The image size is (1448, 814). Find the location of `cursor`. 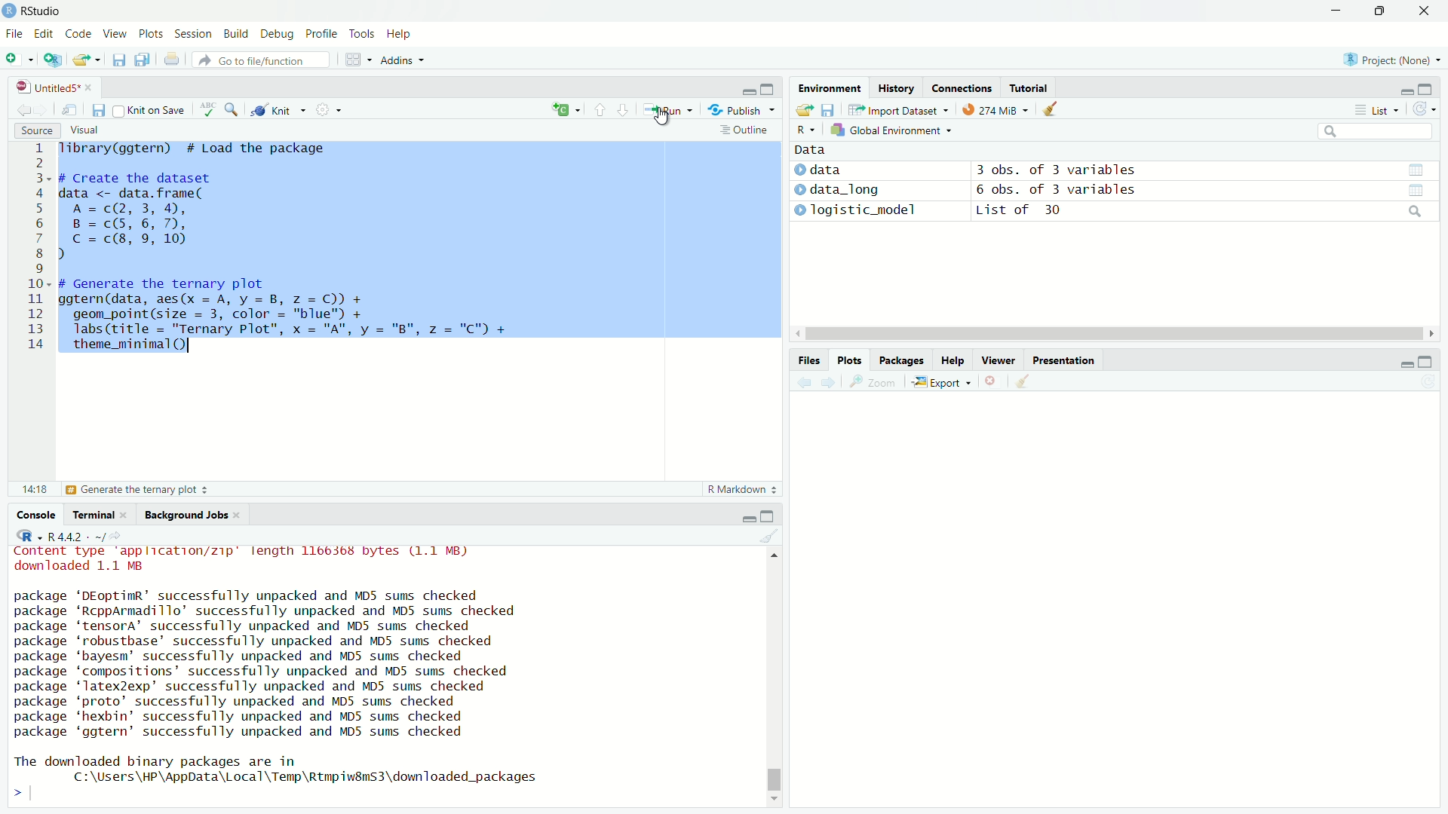

cursor is located at coordinates (1103, 335).